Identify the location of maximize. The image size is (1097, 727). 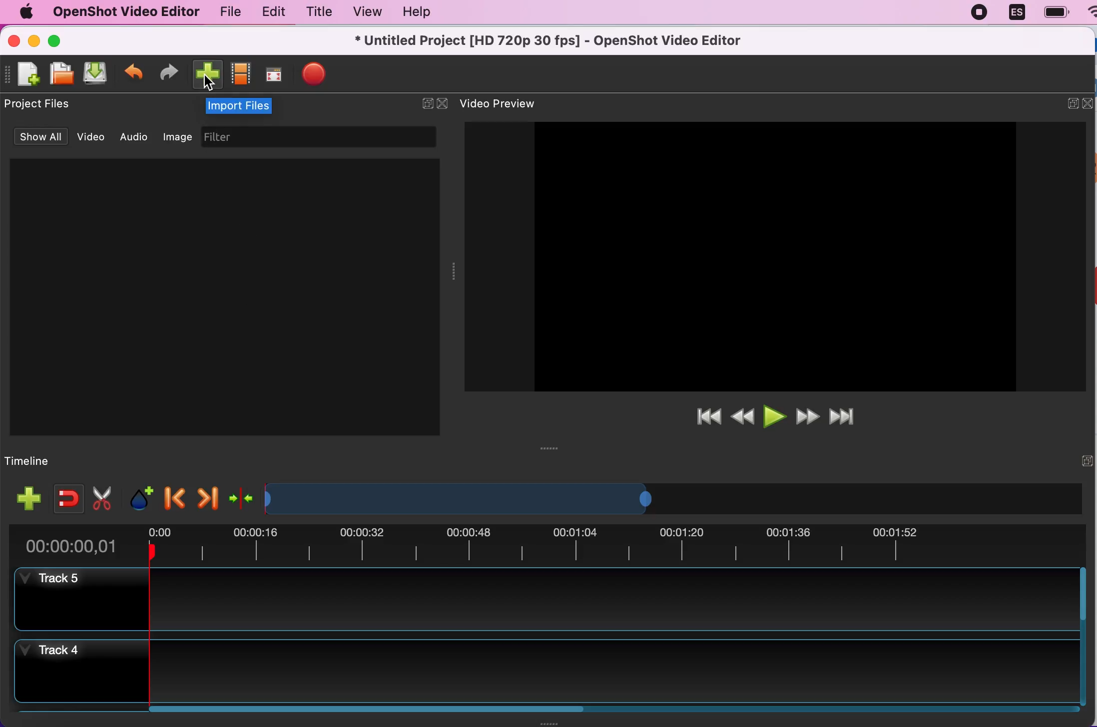
(55, 41).